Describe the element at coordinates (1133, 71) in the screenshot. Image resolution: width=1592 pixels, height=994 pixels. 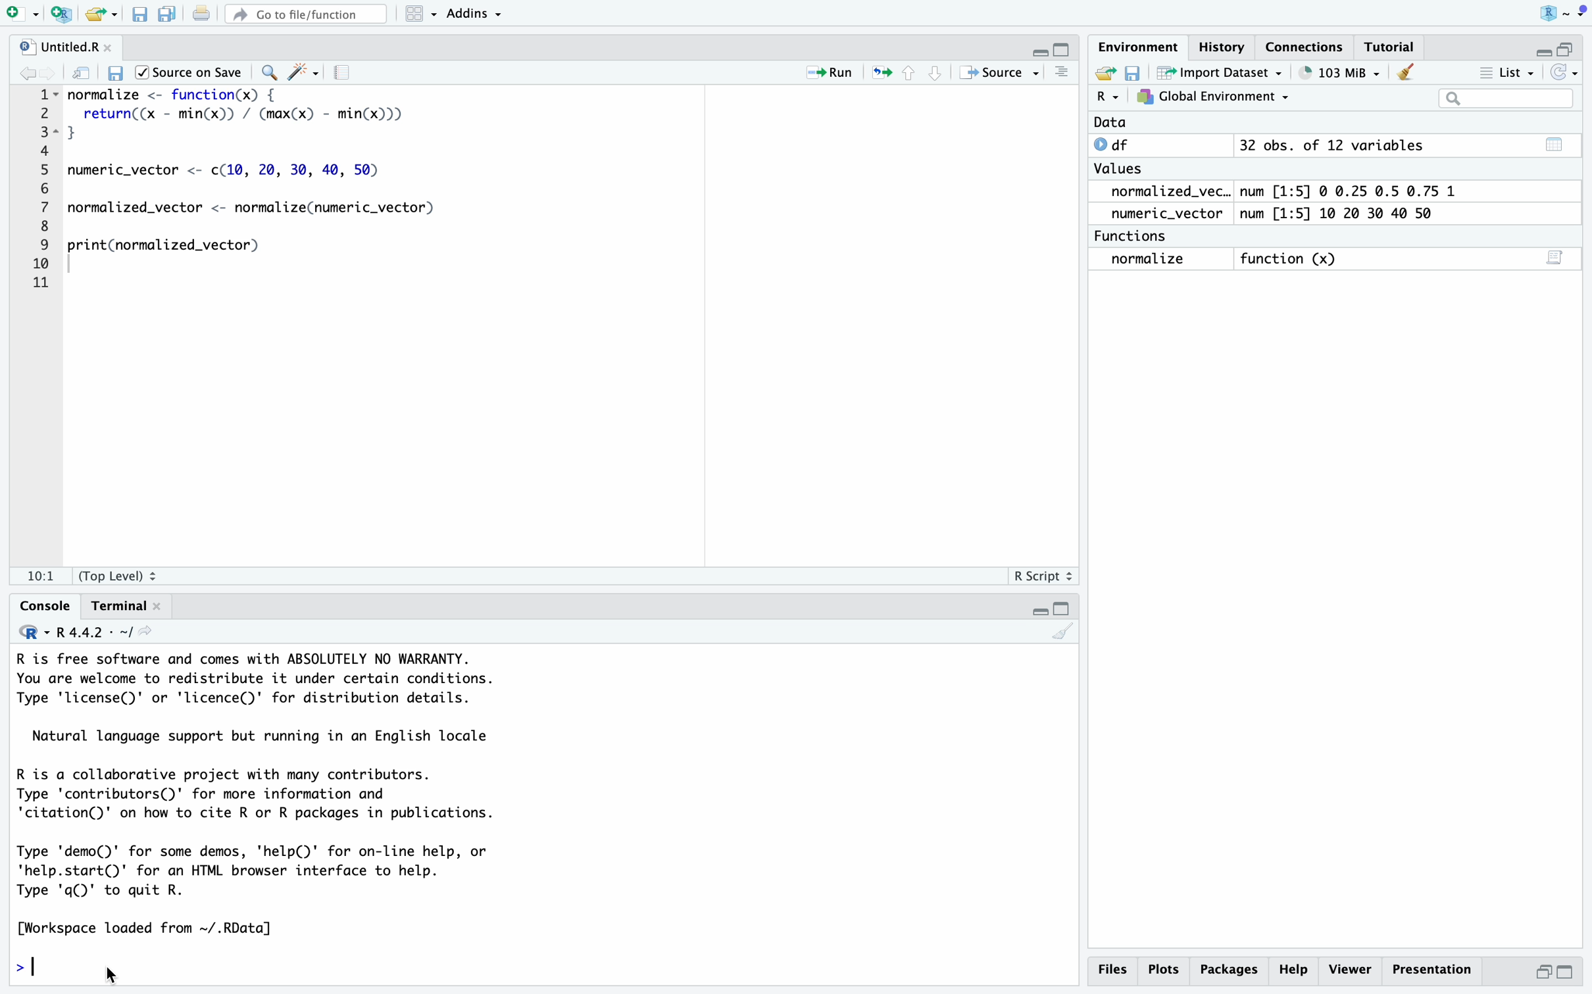
I see `Save workspace as` at that location.